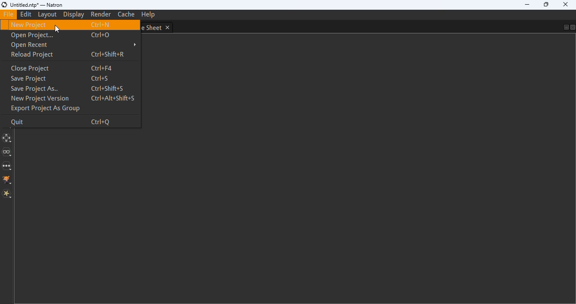 The height and width of the screenshot is (304, 576). What do you see at coordinates (73, 89) in the screenshot?
I see `save project as` at bounding box center [73, 89].